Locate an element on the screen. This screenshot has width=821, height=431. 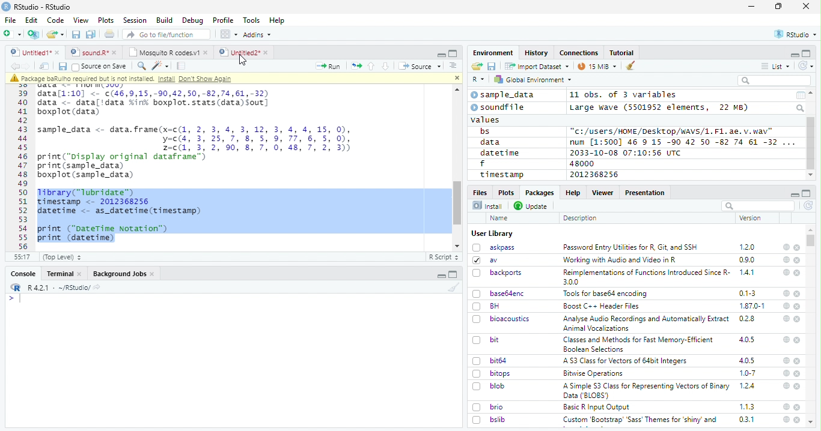
History is located at coordinates (537, 53).